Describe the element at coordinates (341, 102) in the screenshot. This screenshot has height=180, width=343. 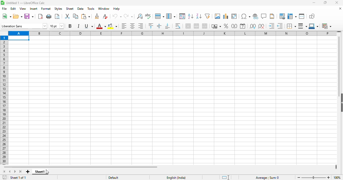
I see `show` at that location.